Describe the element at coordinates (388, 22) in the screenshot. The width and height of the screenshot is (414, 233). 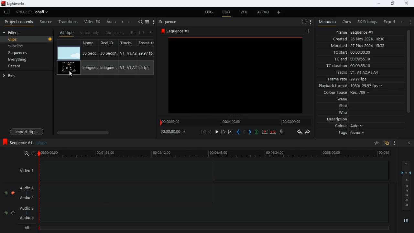
I see `export` at that location.